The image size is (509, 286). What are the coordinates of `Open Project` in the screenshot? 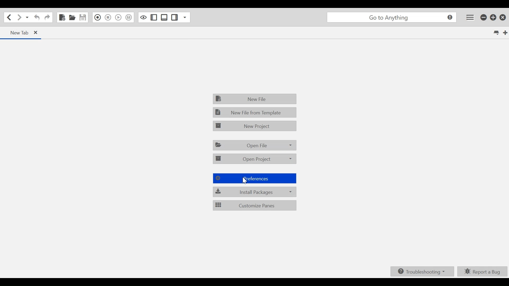 It's located at (254, 159).